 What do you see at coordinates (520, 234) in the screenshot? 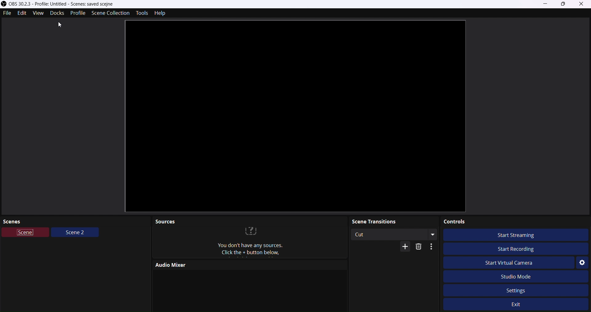
I see `Start Streaming` at bounding box center [520, 234].